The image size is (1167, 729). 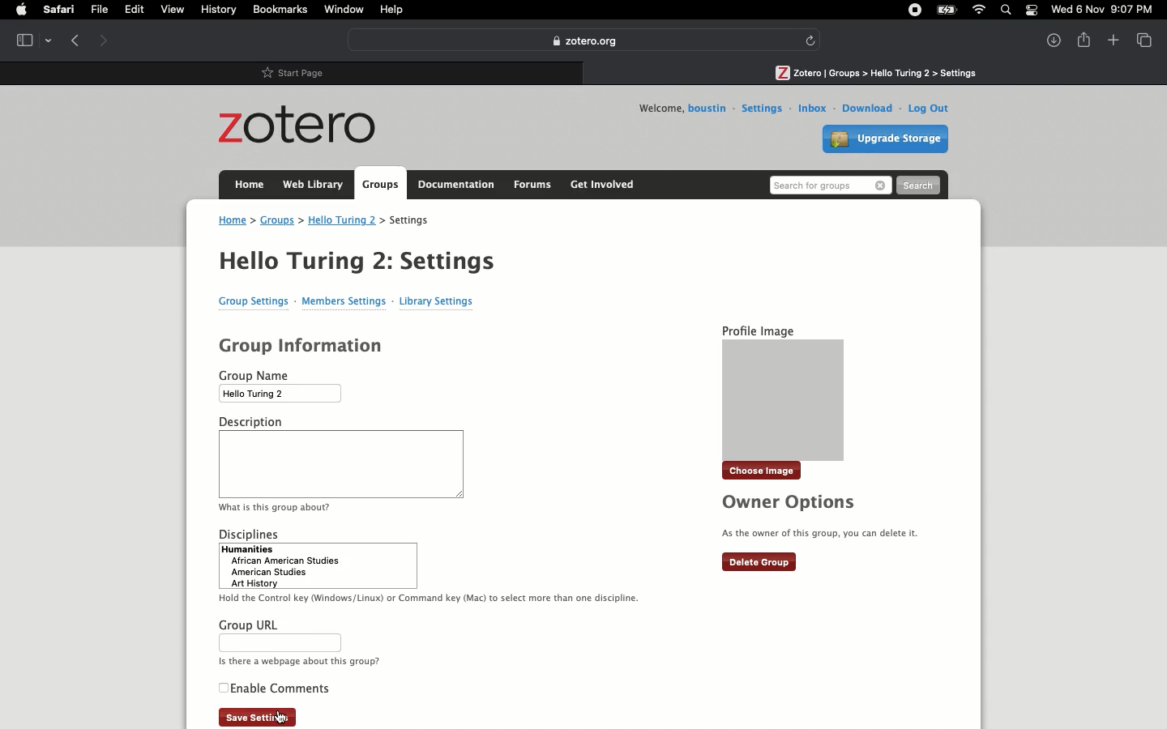 I want to click on History, so click(x=218, y=11).